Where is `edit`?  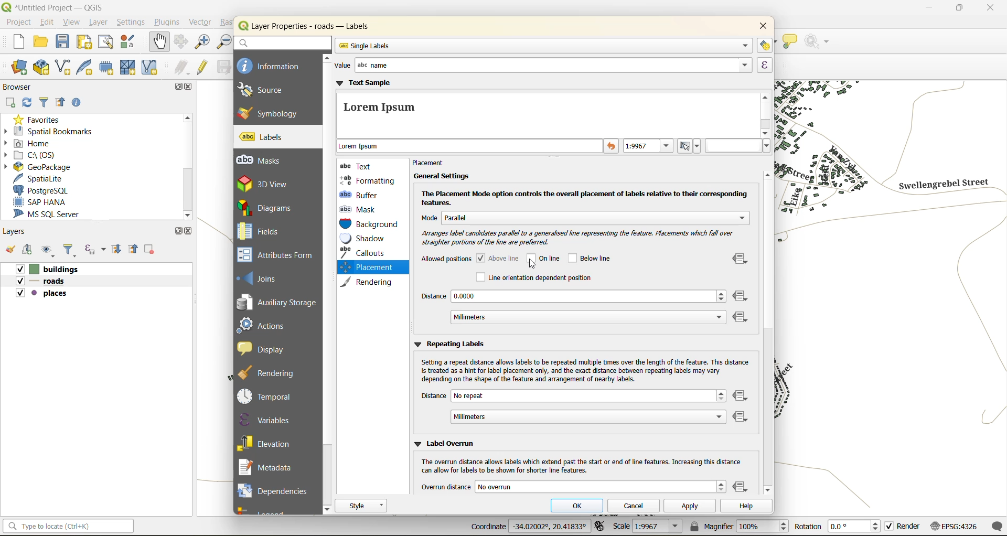 edit is located at coordinates (48, 23).